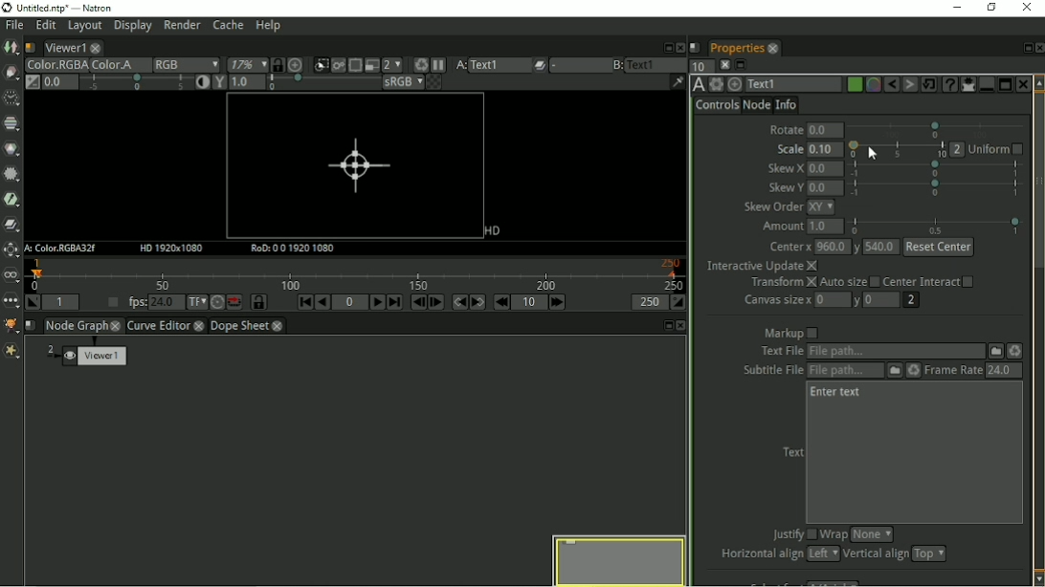 The height and width of the screenshot is (587, 1045). I want to click on Next keyframe, so click(477, 302).